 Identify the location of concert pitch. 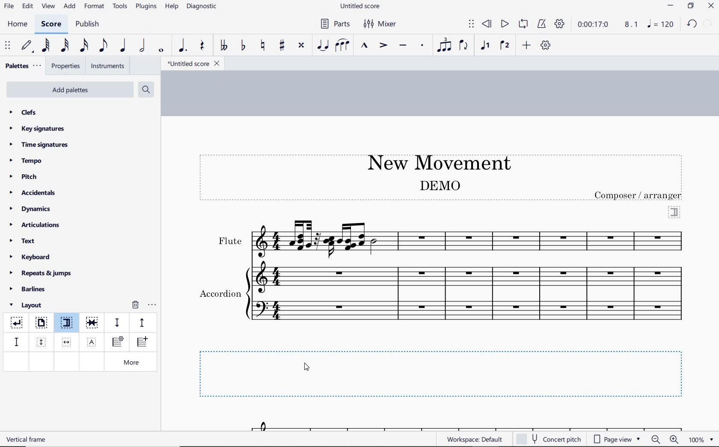
(550, 438).